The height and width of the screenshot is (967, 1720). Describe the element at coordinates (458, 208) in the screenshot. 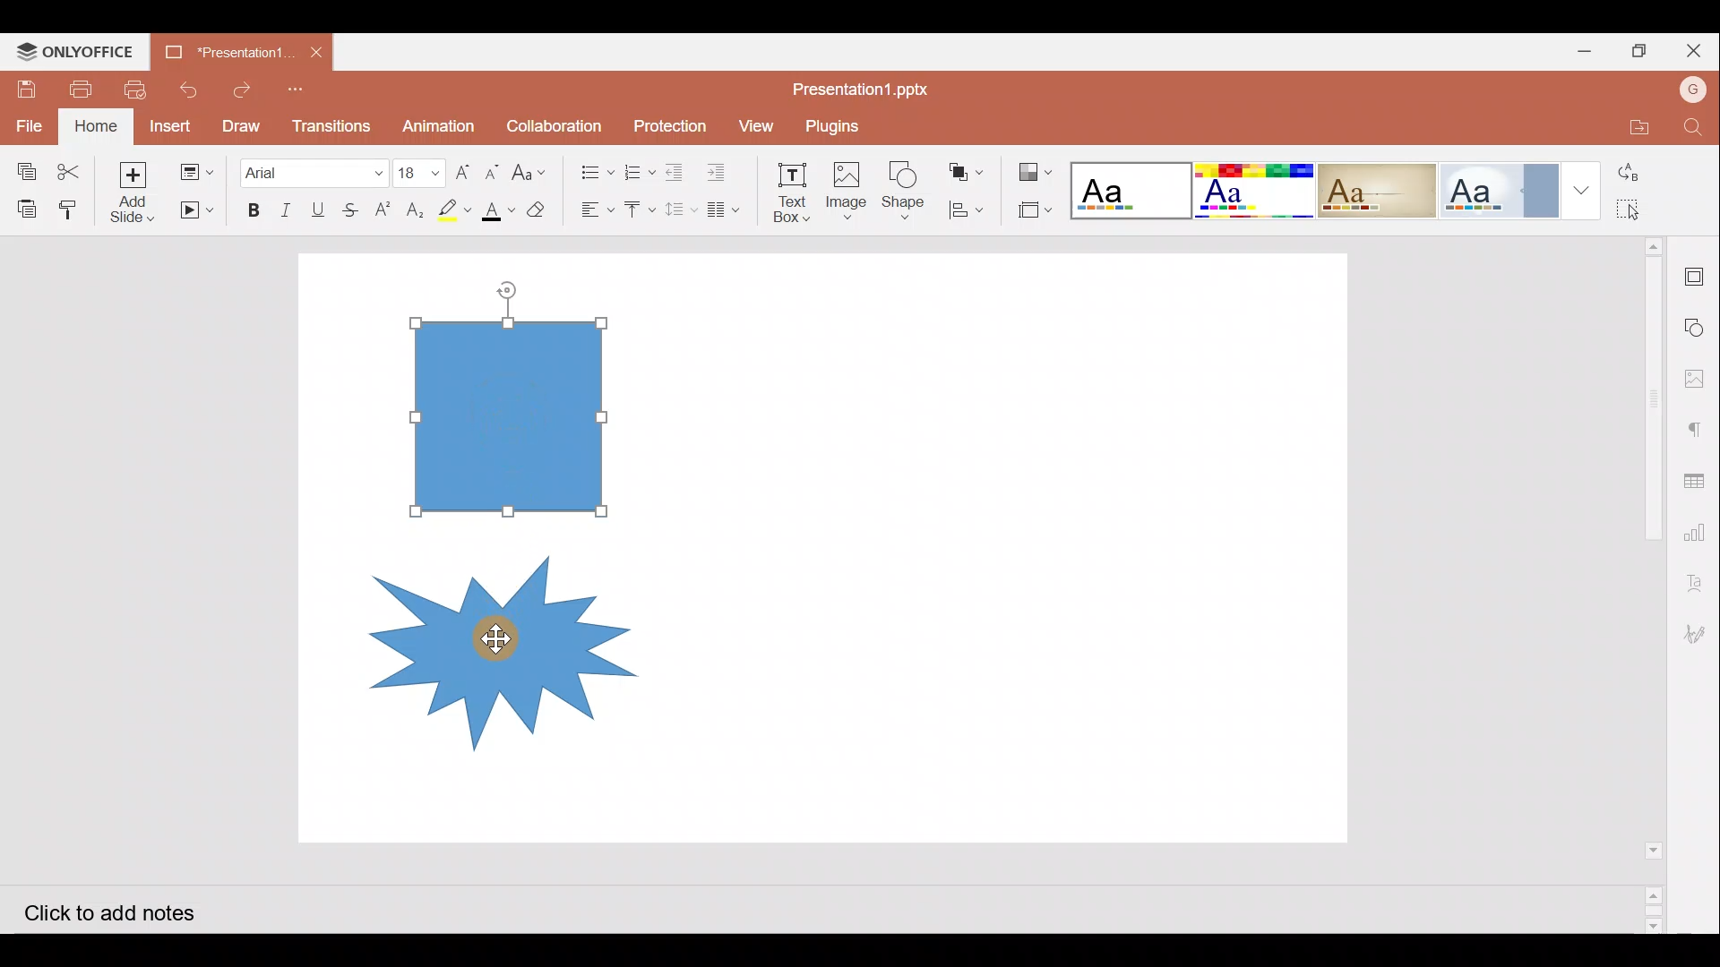

I see `Highlight colour` at that location.